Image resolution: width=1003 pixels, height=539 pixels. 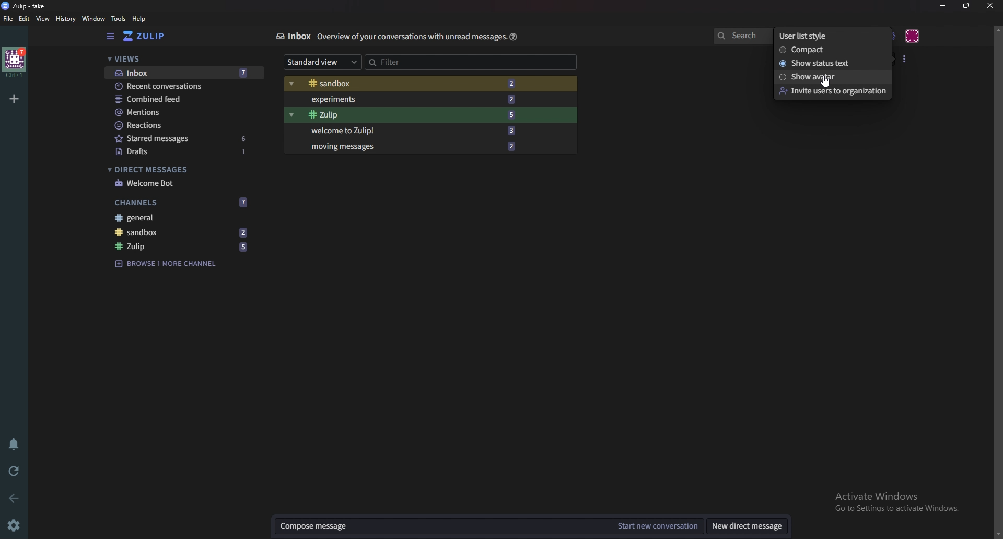 What do you see at coordinates (890, 36) in the screenshot?
I see `Main menu` at bounding box center [890, 36].